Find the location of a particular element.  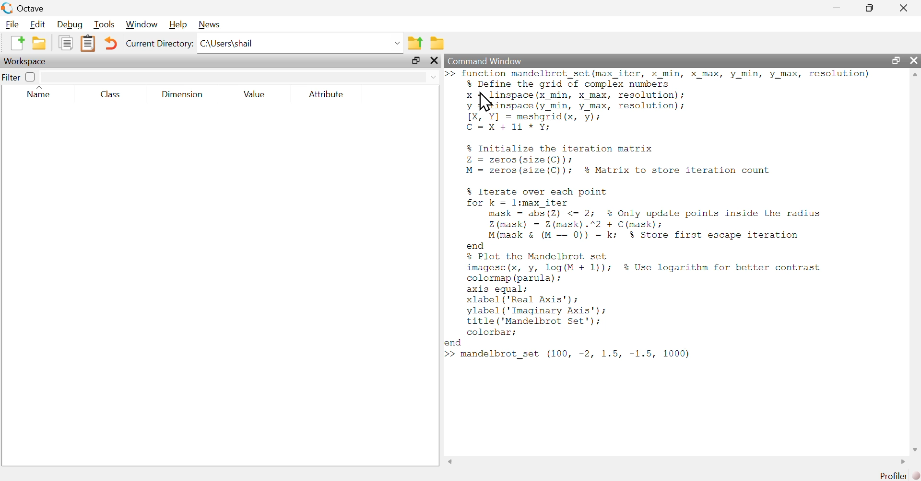

Profiler is located at coordinates (891, 476).